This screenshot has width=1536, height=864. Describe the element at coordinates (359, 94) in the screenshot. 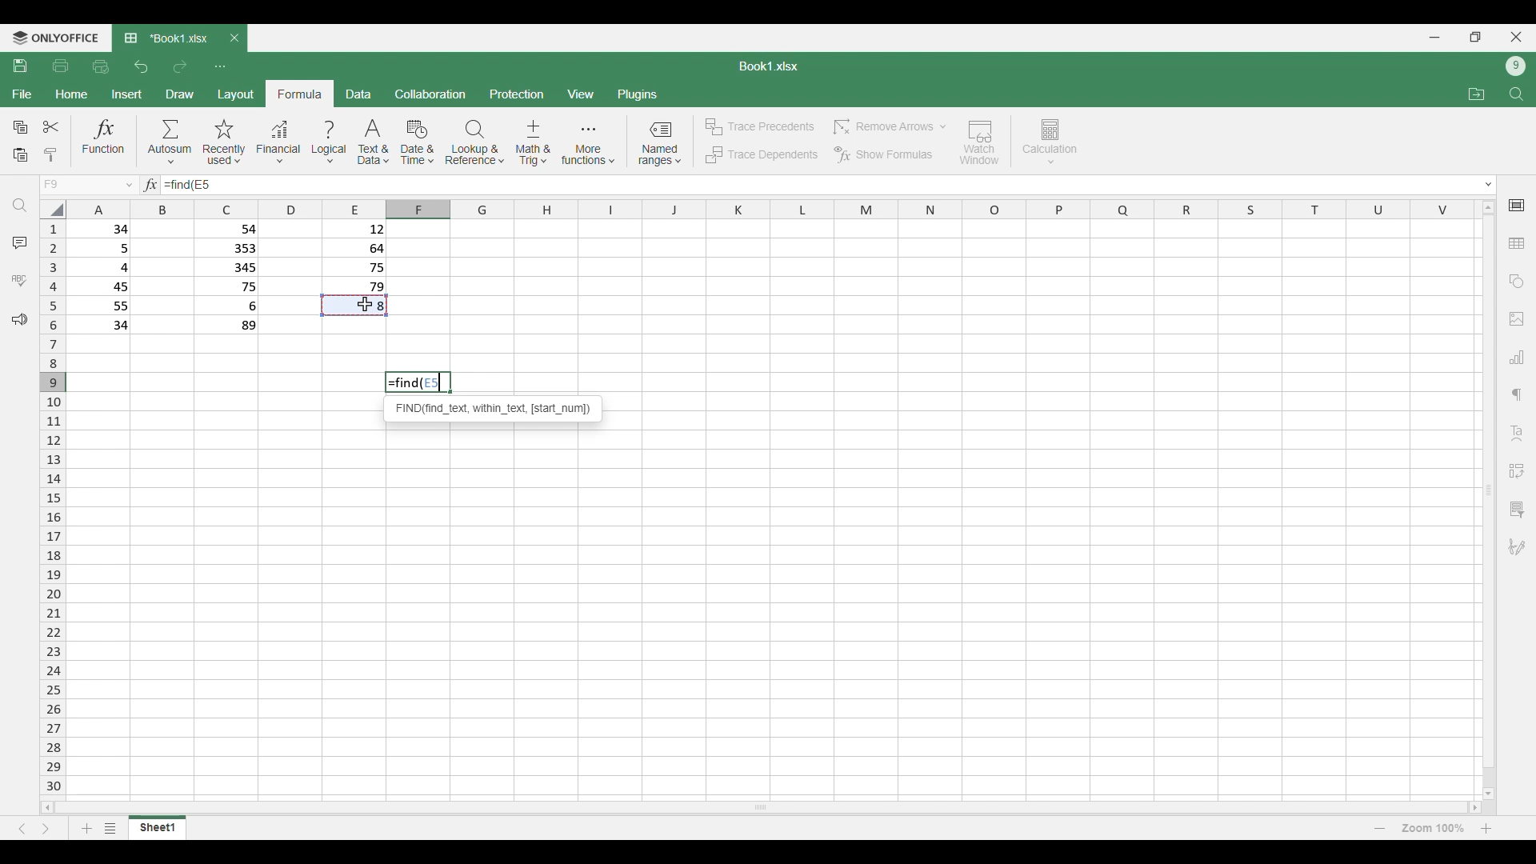

I see `Data menu` at that location.